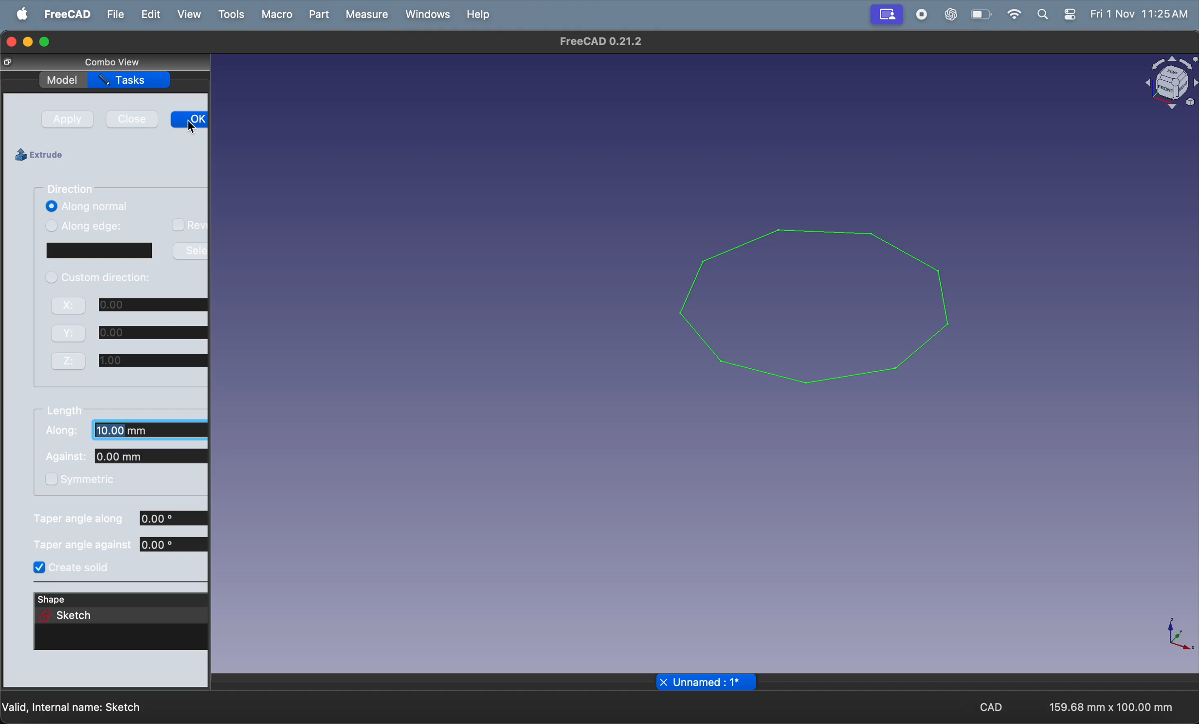  I want to click on against: 0.00, so click(126, 455).